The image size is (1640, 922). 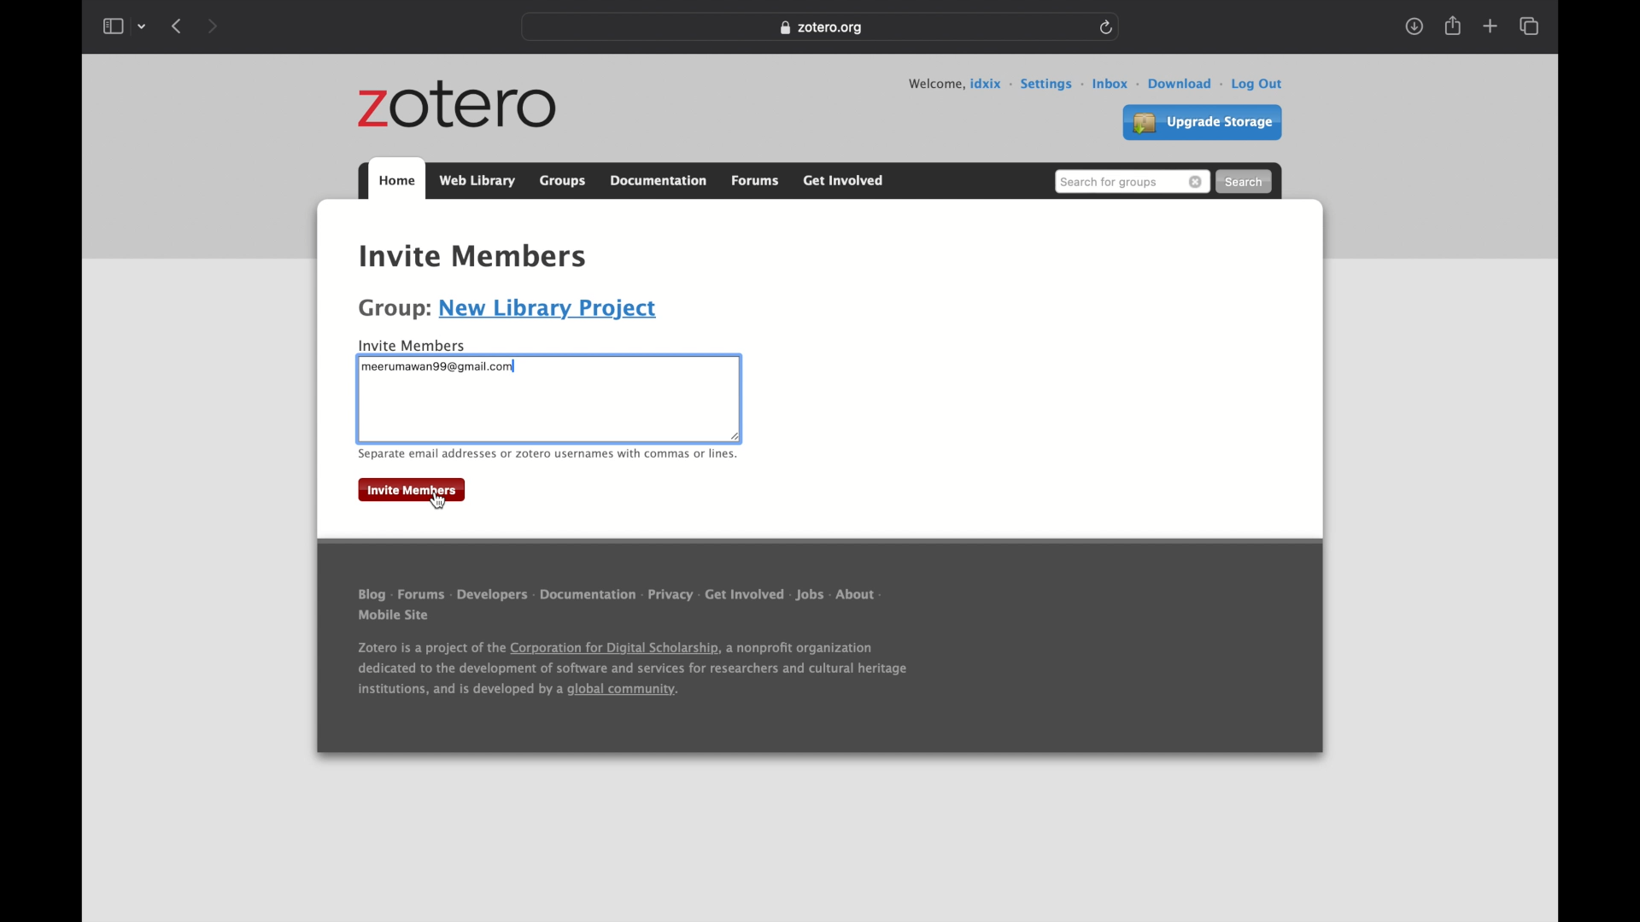 What do you see at coordinates (212, 26) in the screenshot?
I see `show next page` at bounding box center [212, 26].